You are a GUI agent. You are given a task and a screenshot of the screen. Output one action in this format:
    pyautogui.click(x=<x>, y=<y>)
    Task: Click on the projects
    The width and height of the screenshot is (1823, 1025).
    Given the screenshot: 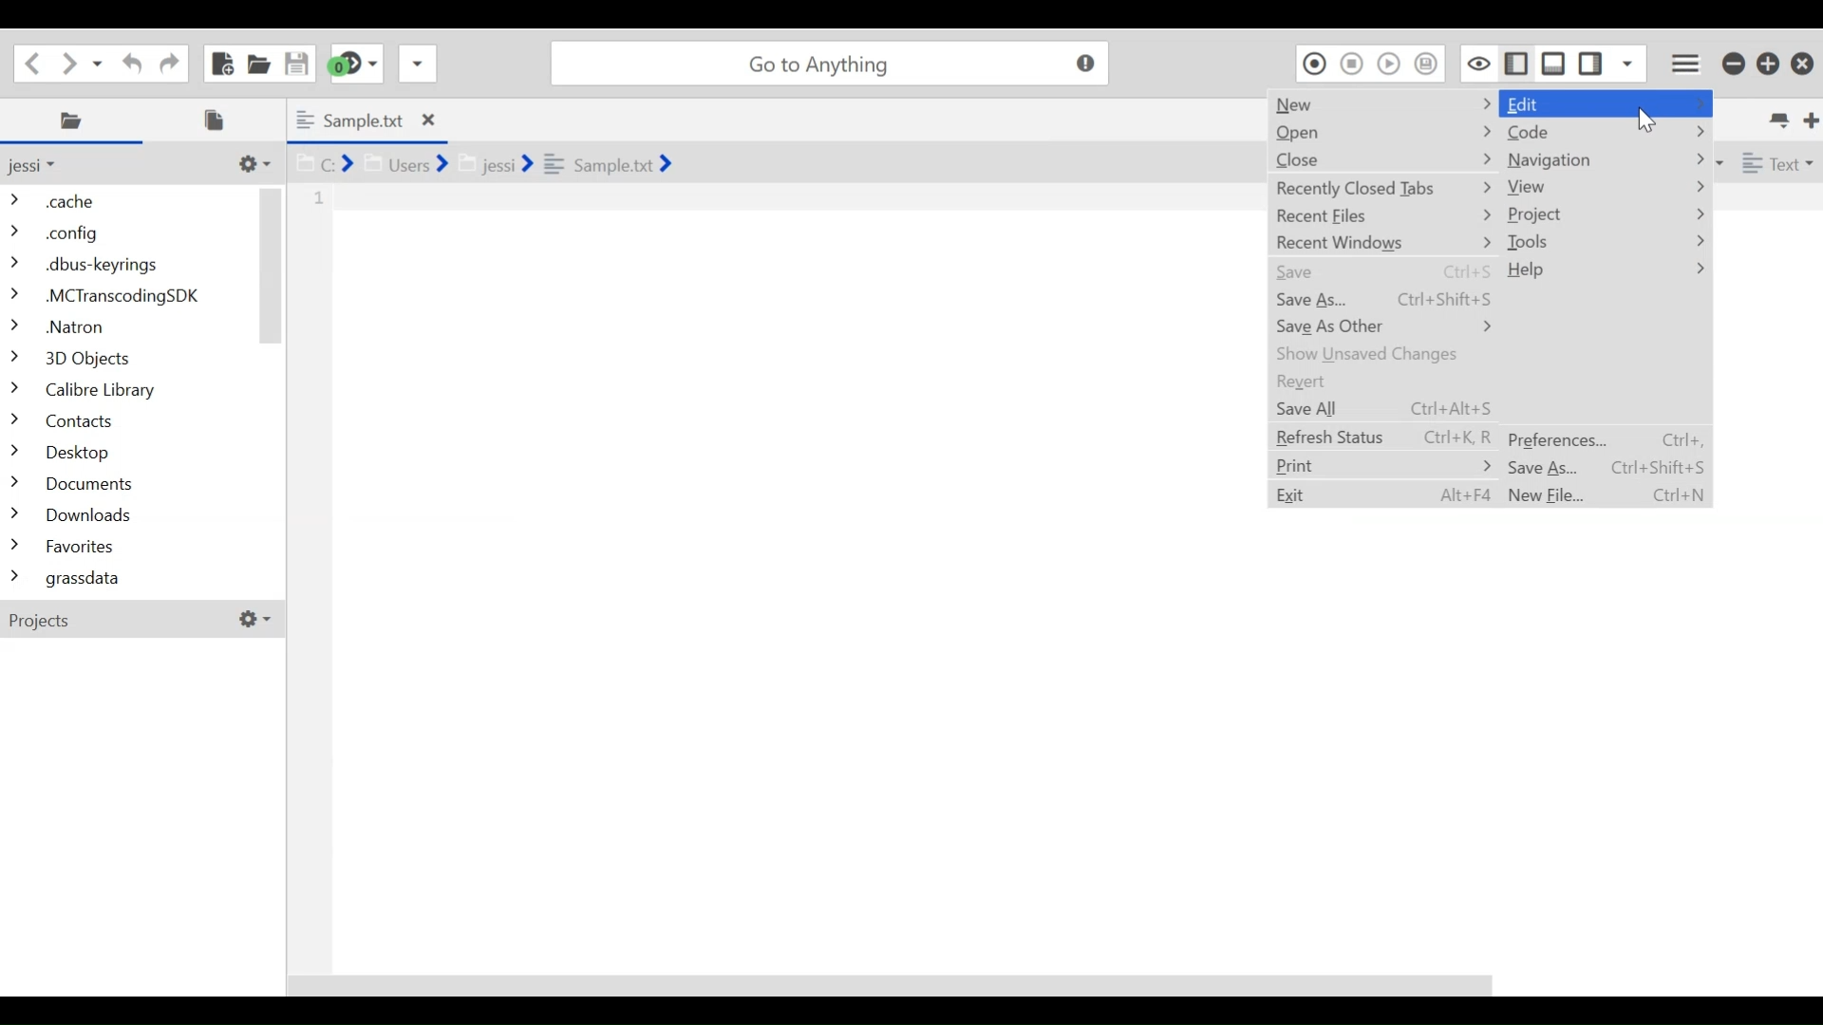 What is the action you would take?
    pyautogui.click(x=147, y=622)
    